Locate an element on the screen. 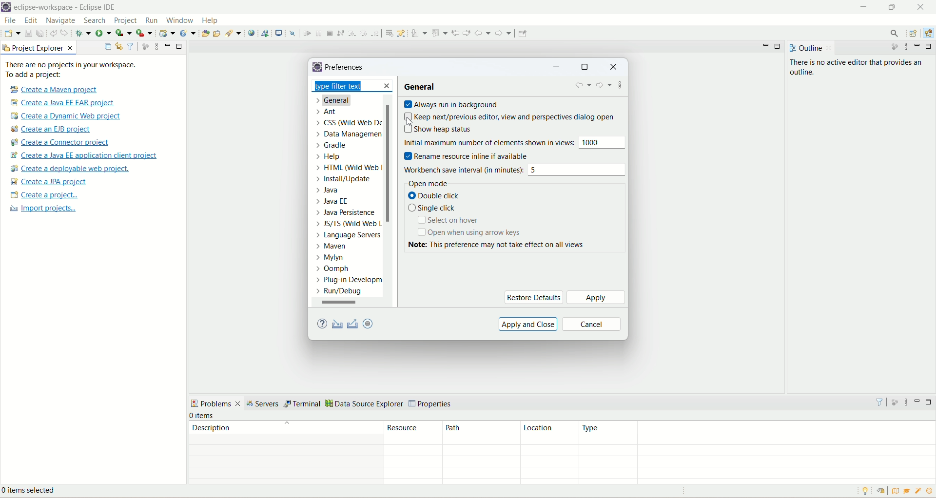  drop to frames is located at coordinates (388, 33).